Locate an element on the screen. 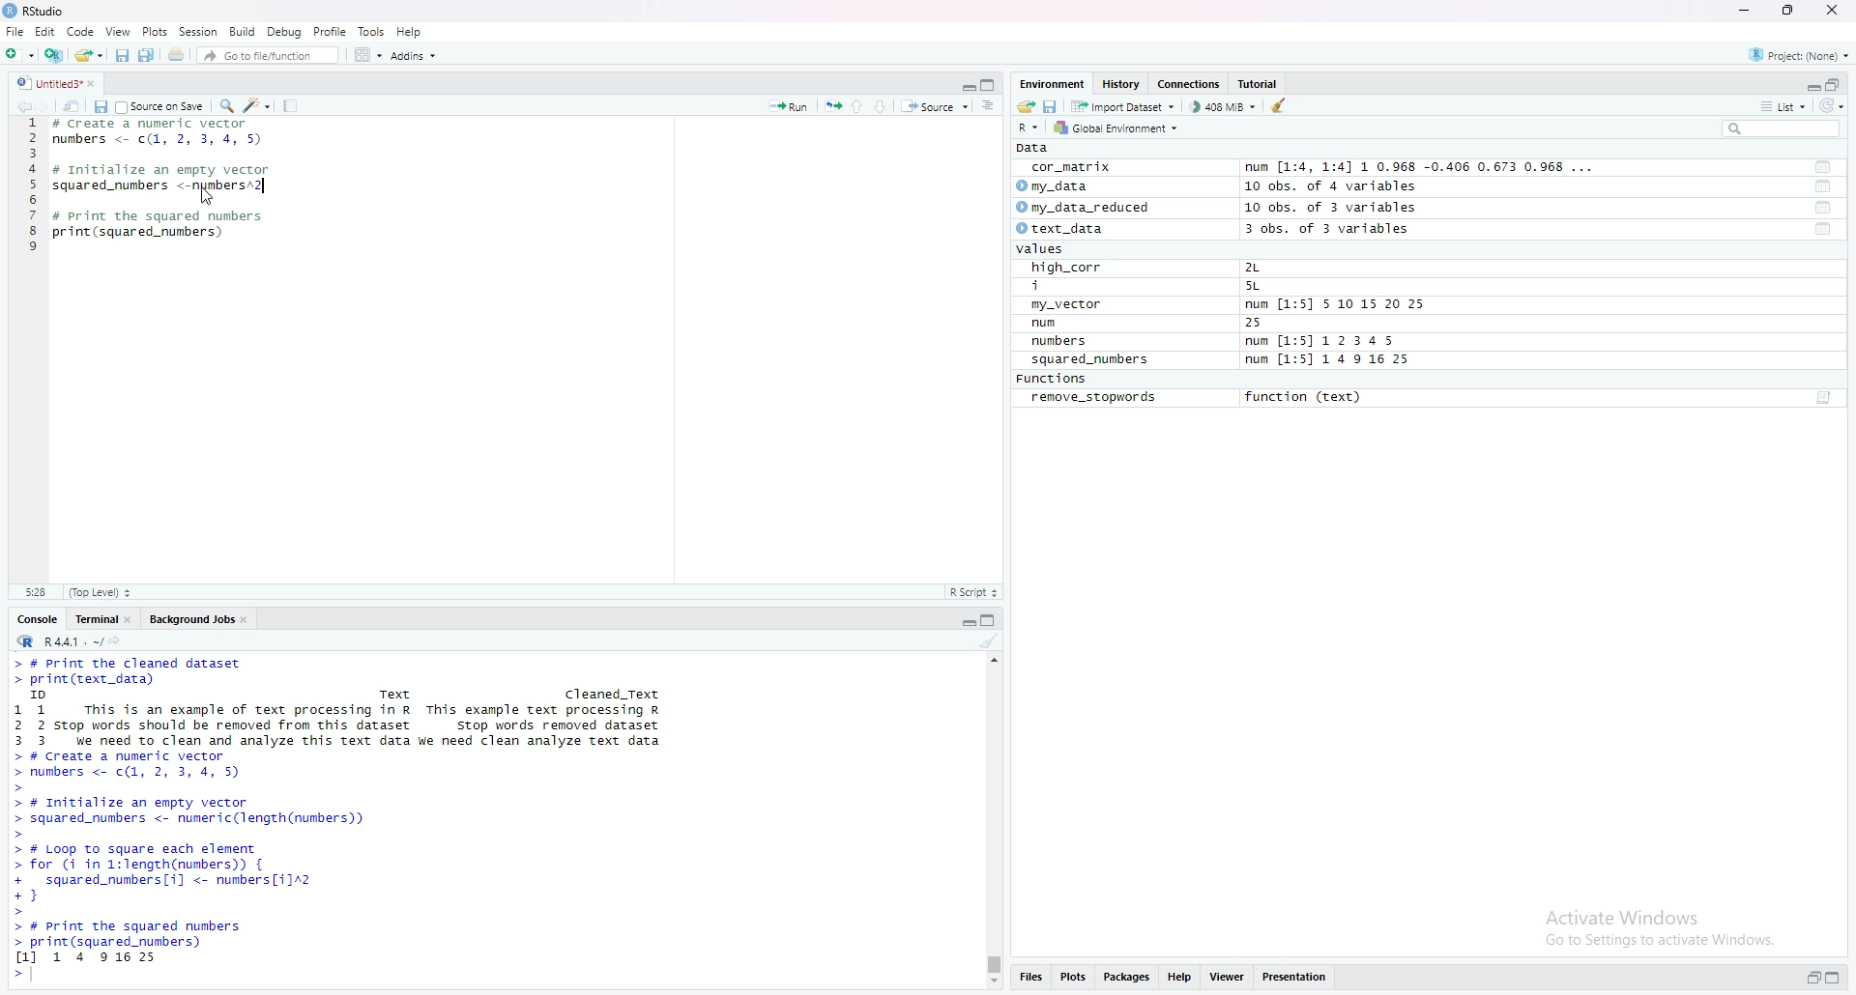 This screenshot has width=1856, height=995. List is located at coordinates (1783, 105).